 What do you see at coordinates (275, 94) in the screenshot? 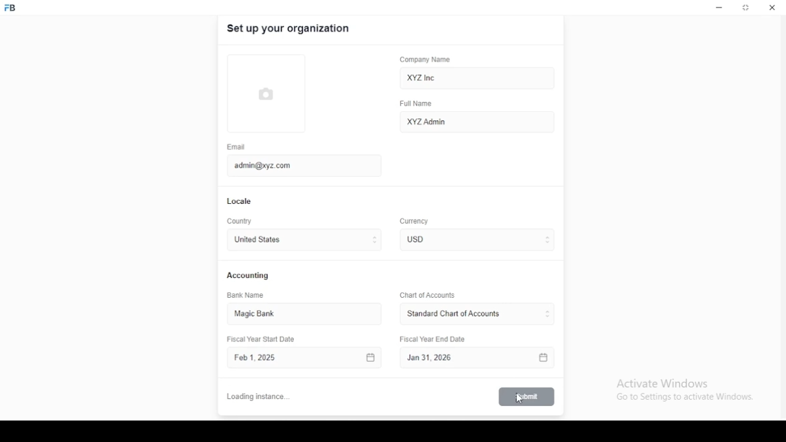
I see `logo tumbnail` at bounding box center [275, 94].